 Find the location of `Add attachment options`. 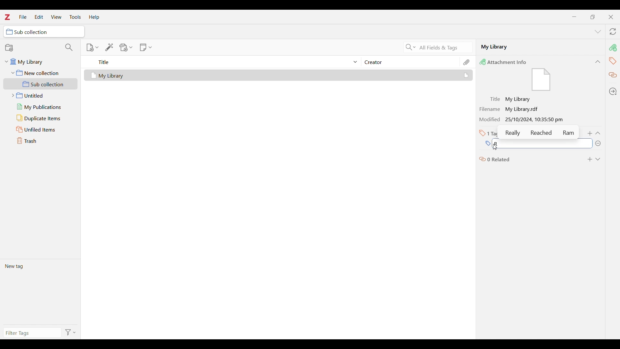

Add attachment options is located at coordinates (126, 48).